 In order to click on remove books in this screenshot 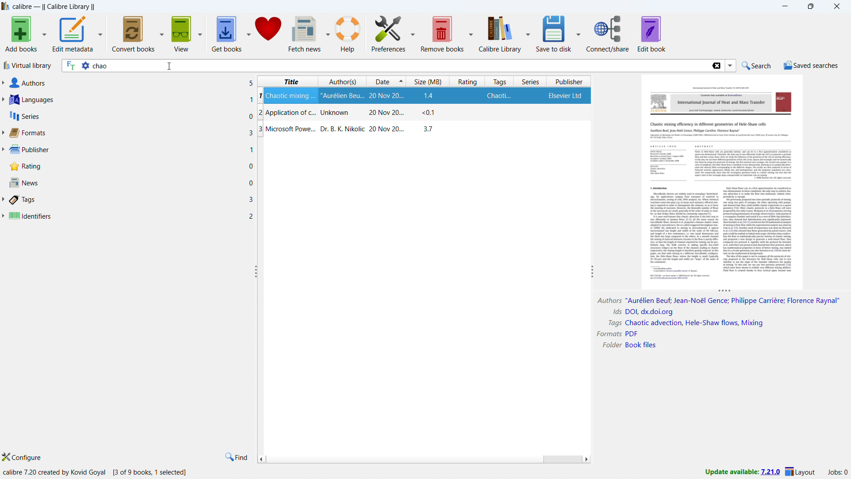, I will do `click(443, 33)`.